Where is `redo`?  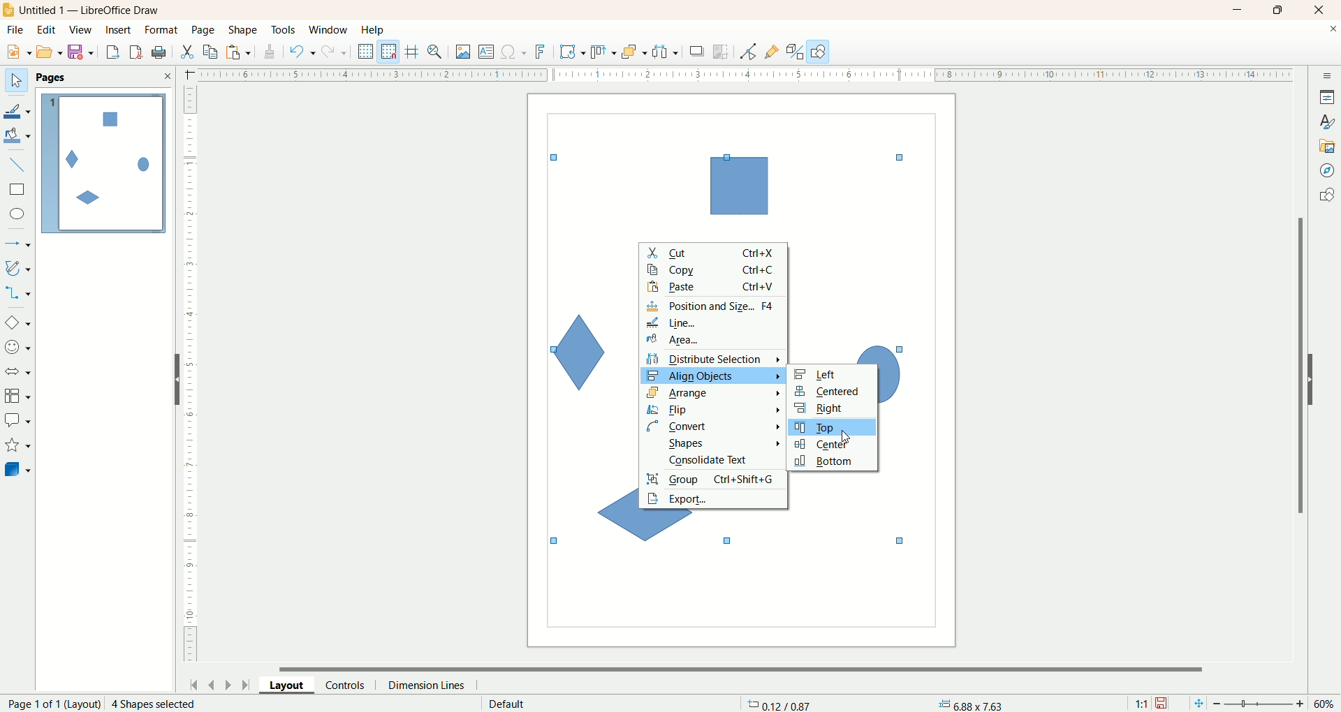 redo is located at coordinates (337, 51).